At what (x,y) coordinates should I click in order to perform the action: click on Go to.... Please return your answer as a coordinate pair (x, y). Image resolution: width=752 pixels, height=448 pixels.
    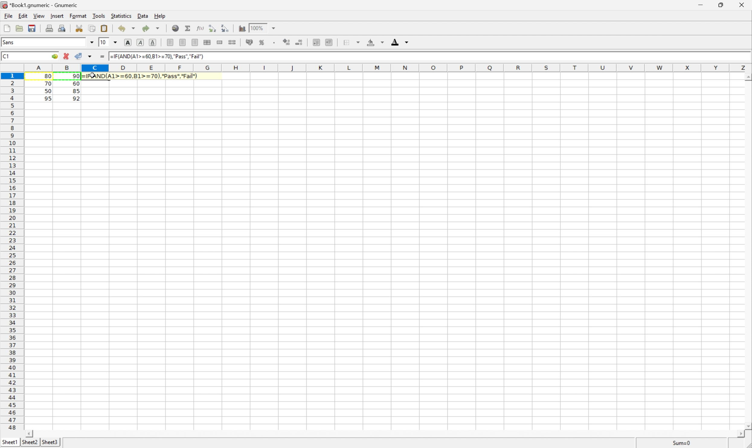
    Looking at the image, I should click on (55, 56).